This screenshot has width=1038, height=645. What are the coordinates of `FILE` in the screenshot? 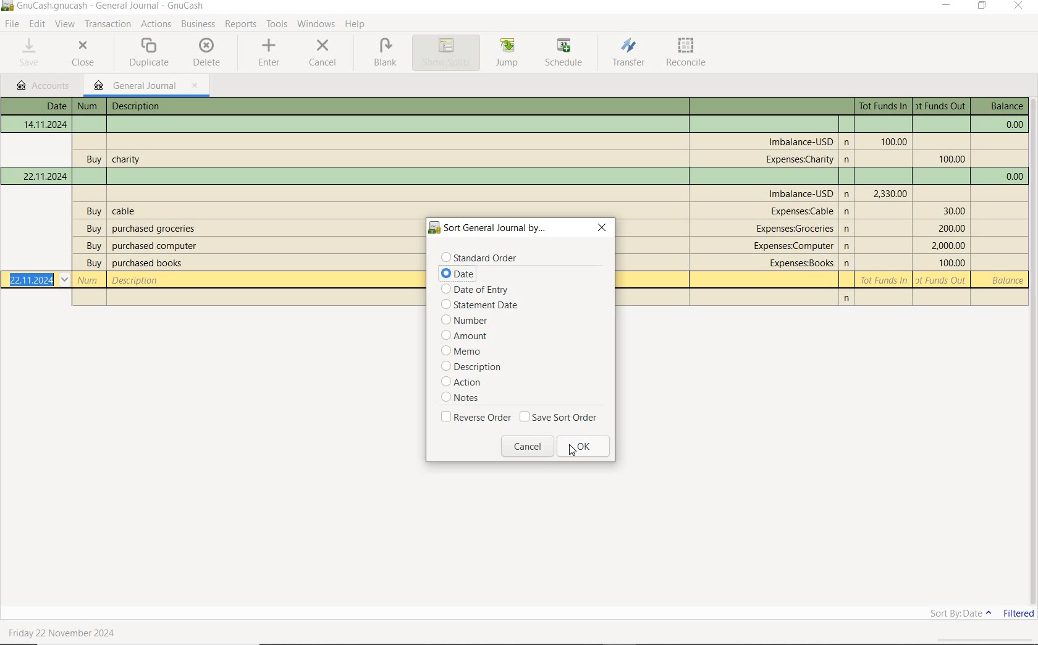 It's located at (14, 25).